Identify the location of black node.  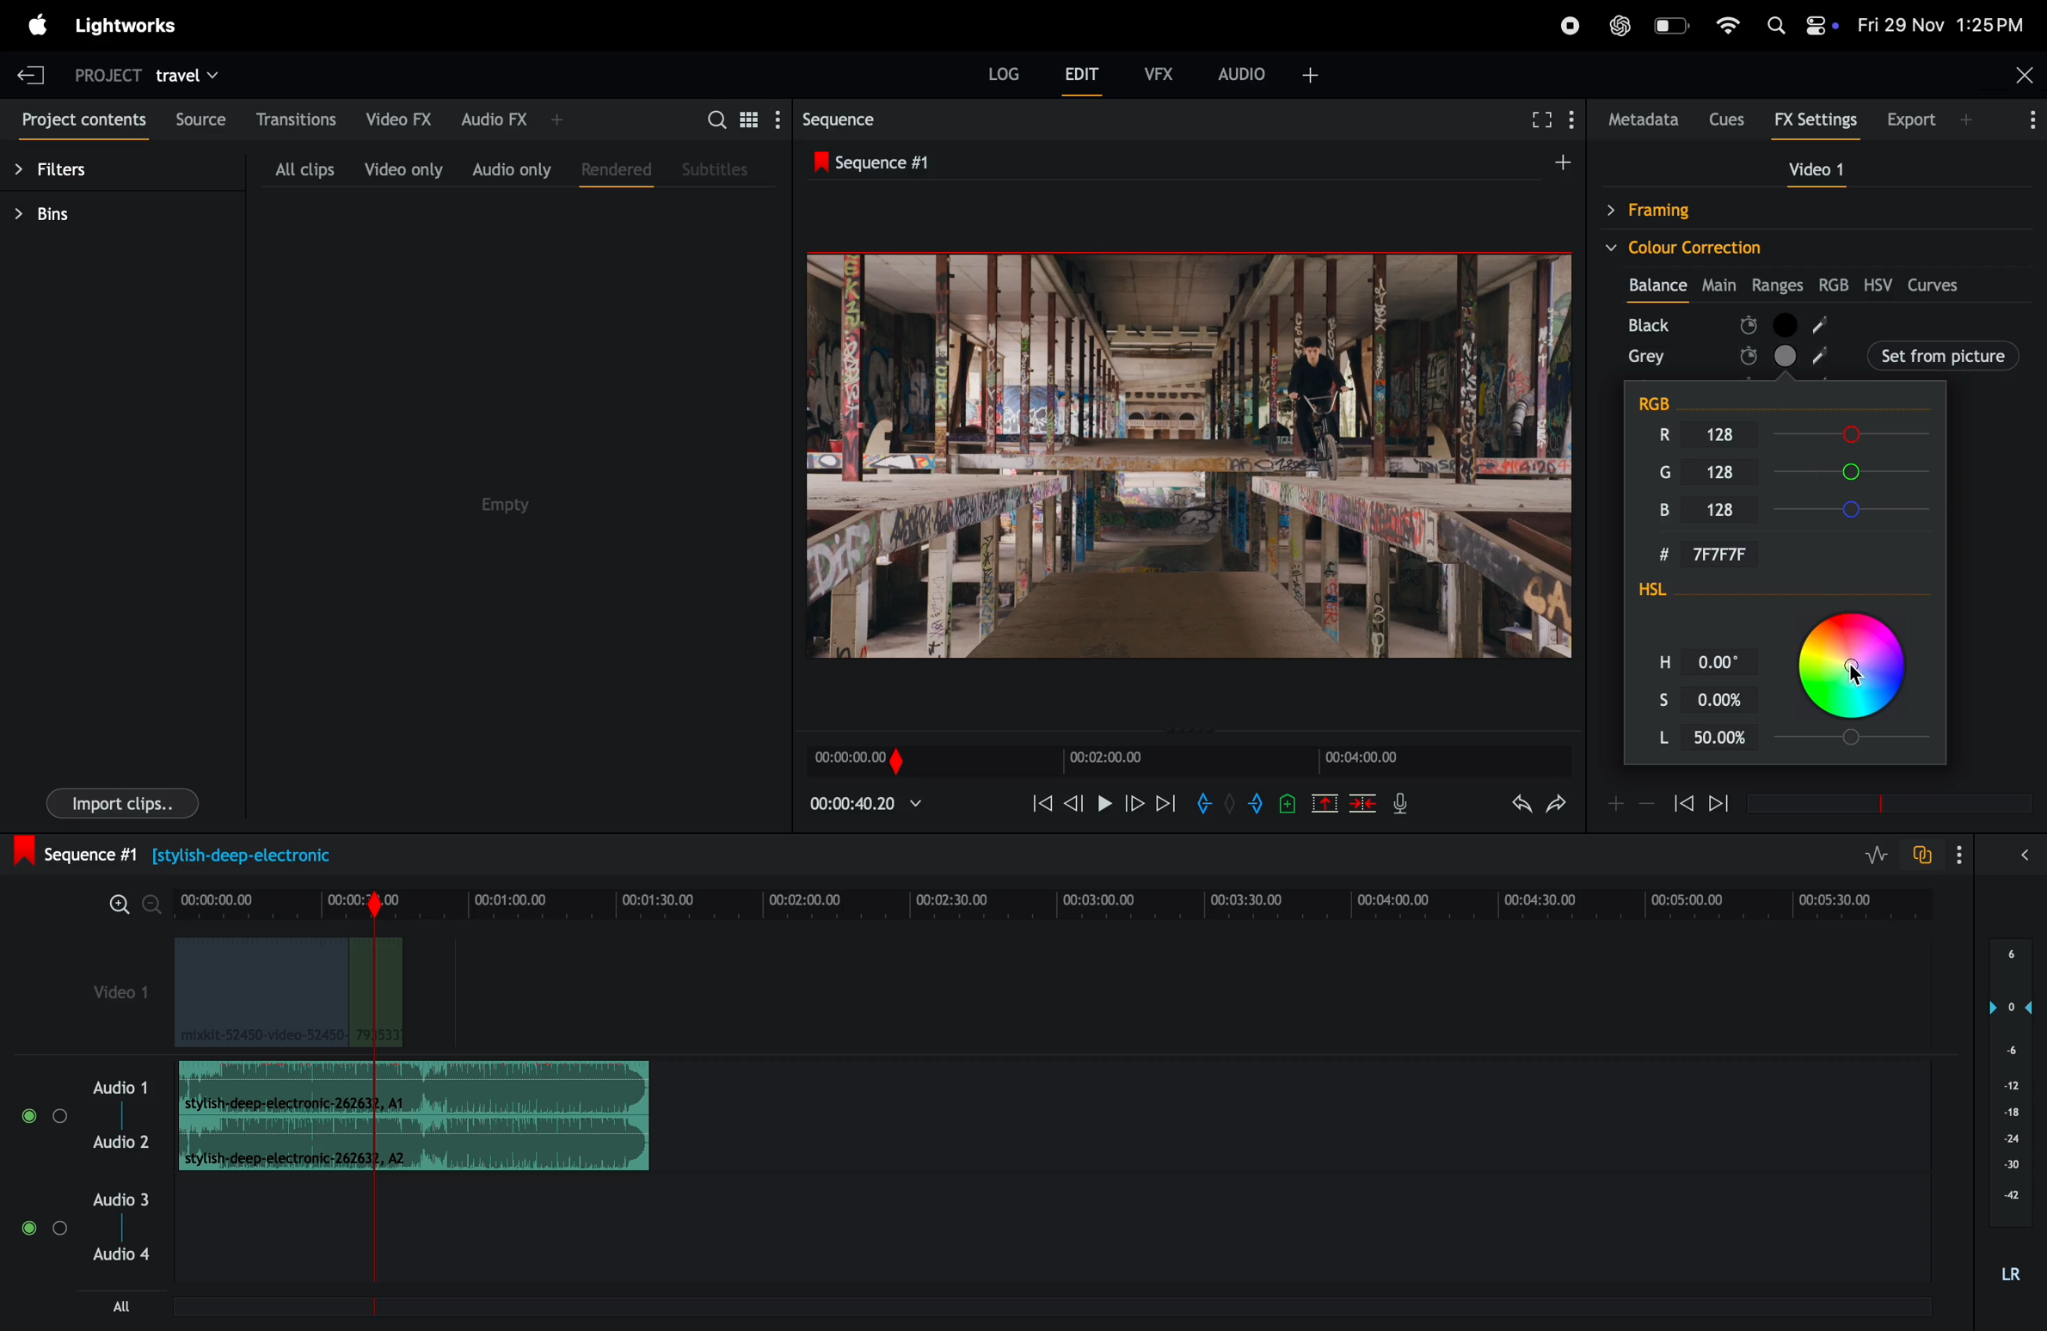
(1881, 323).